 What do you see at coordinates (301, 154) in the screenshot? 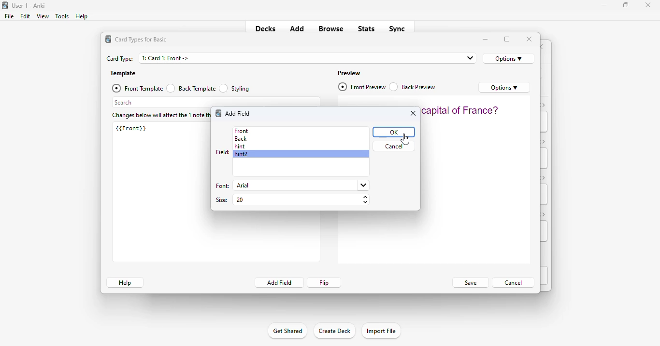
I see `hint2 selected` at bounding box center [301, 154].